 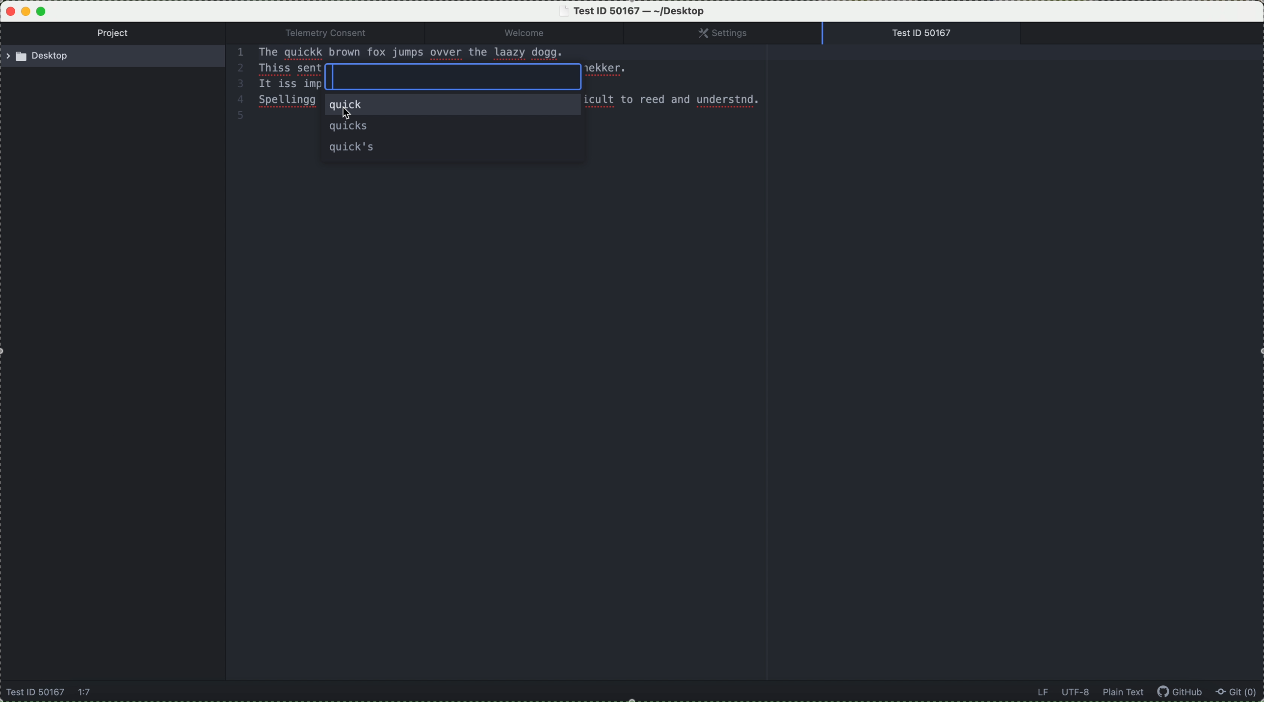 I want to click on settings, so click(x=733, y=33).